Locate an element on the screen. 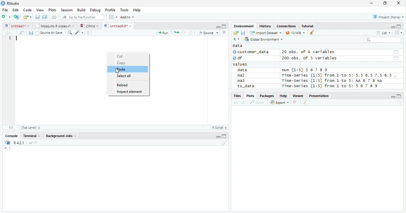 Image resolution: width=406 pixels, height=213 pixels. Inspect element is located at coordinates (128, 92).